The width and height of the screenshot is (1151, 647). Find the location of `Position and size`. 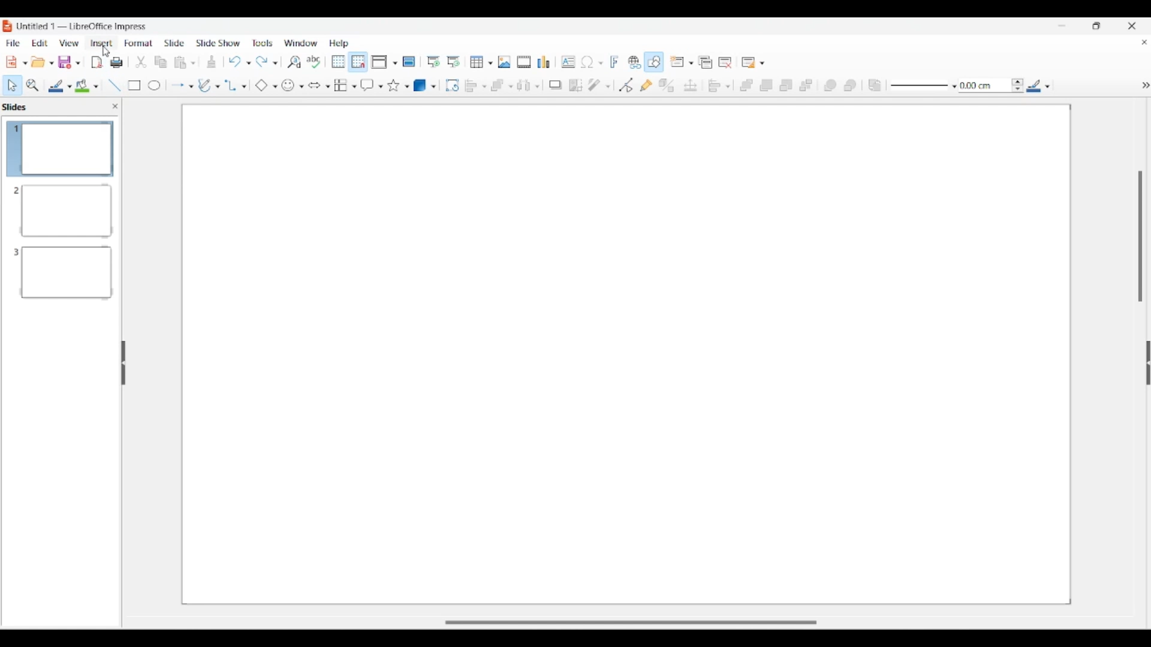

Position and size is located at coordinates (691, 85).